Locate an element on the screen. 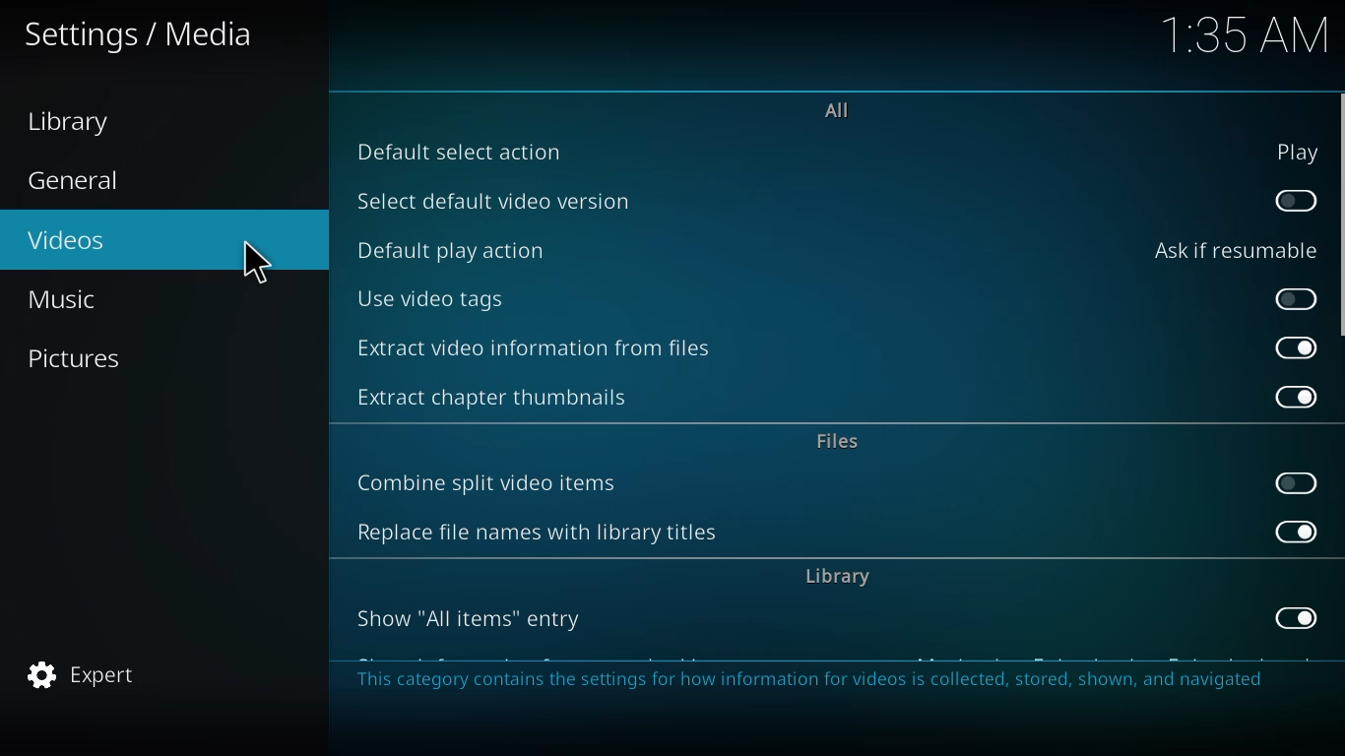  cursor is located at coordinates (252, 264).